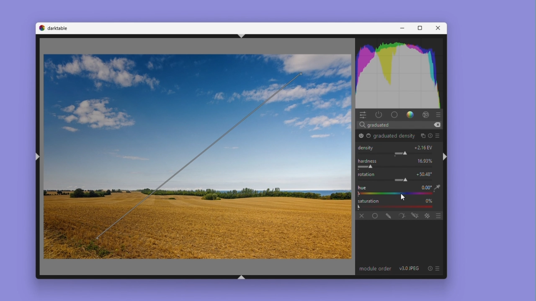 This screenshot has height=301, width=536. Describe the element at coordinates (394, 137) in the screenshot. I see `graduated density` at that location.